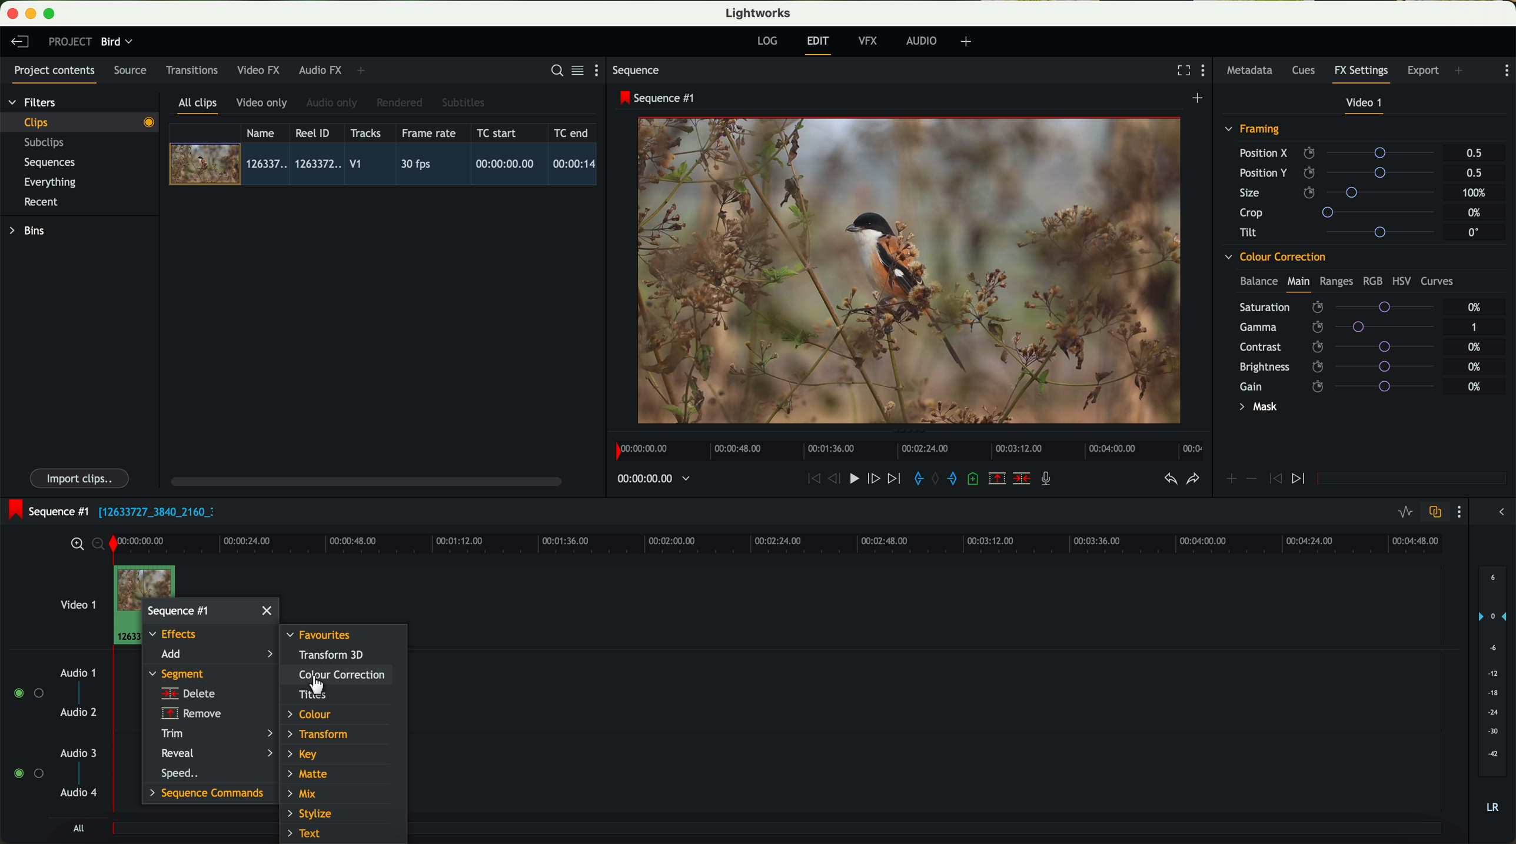  Describe the element at coordinates (1475, 365) in the screenshot. I see `0%` at that location.